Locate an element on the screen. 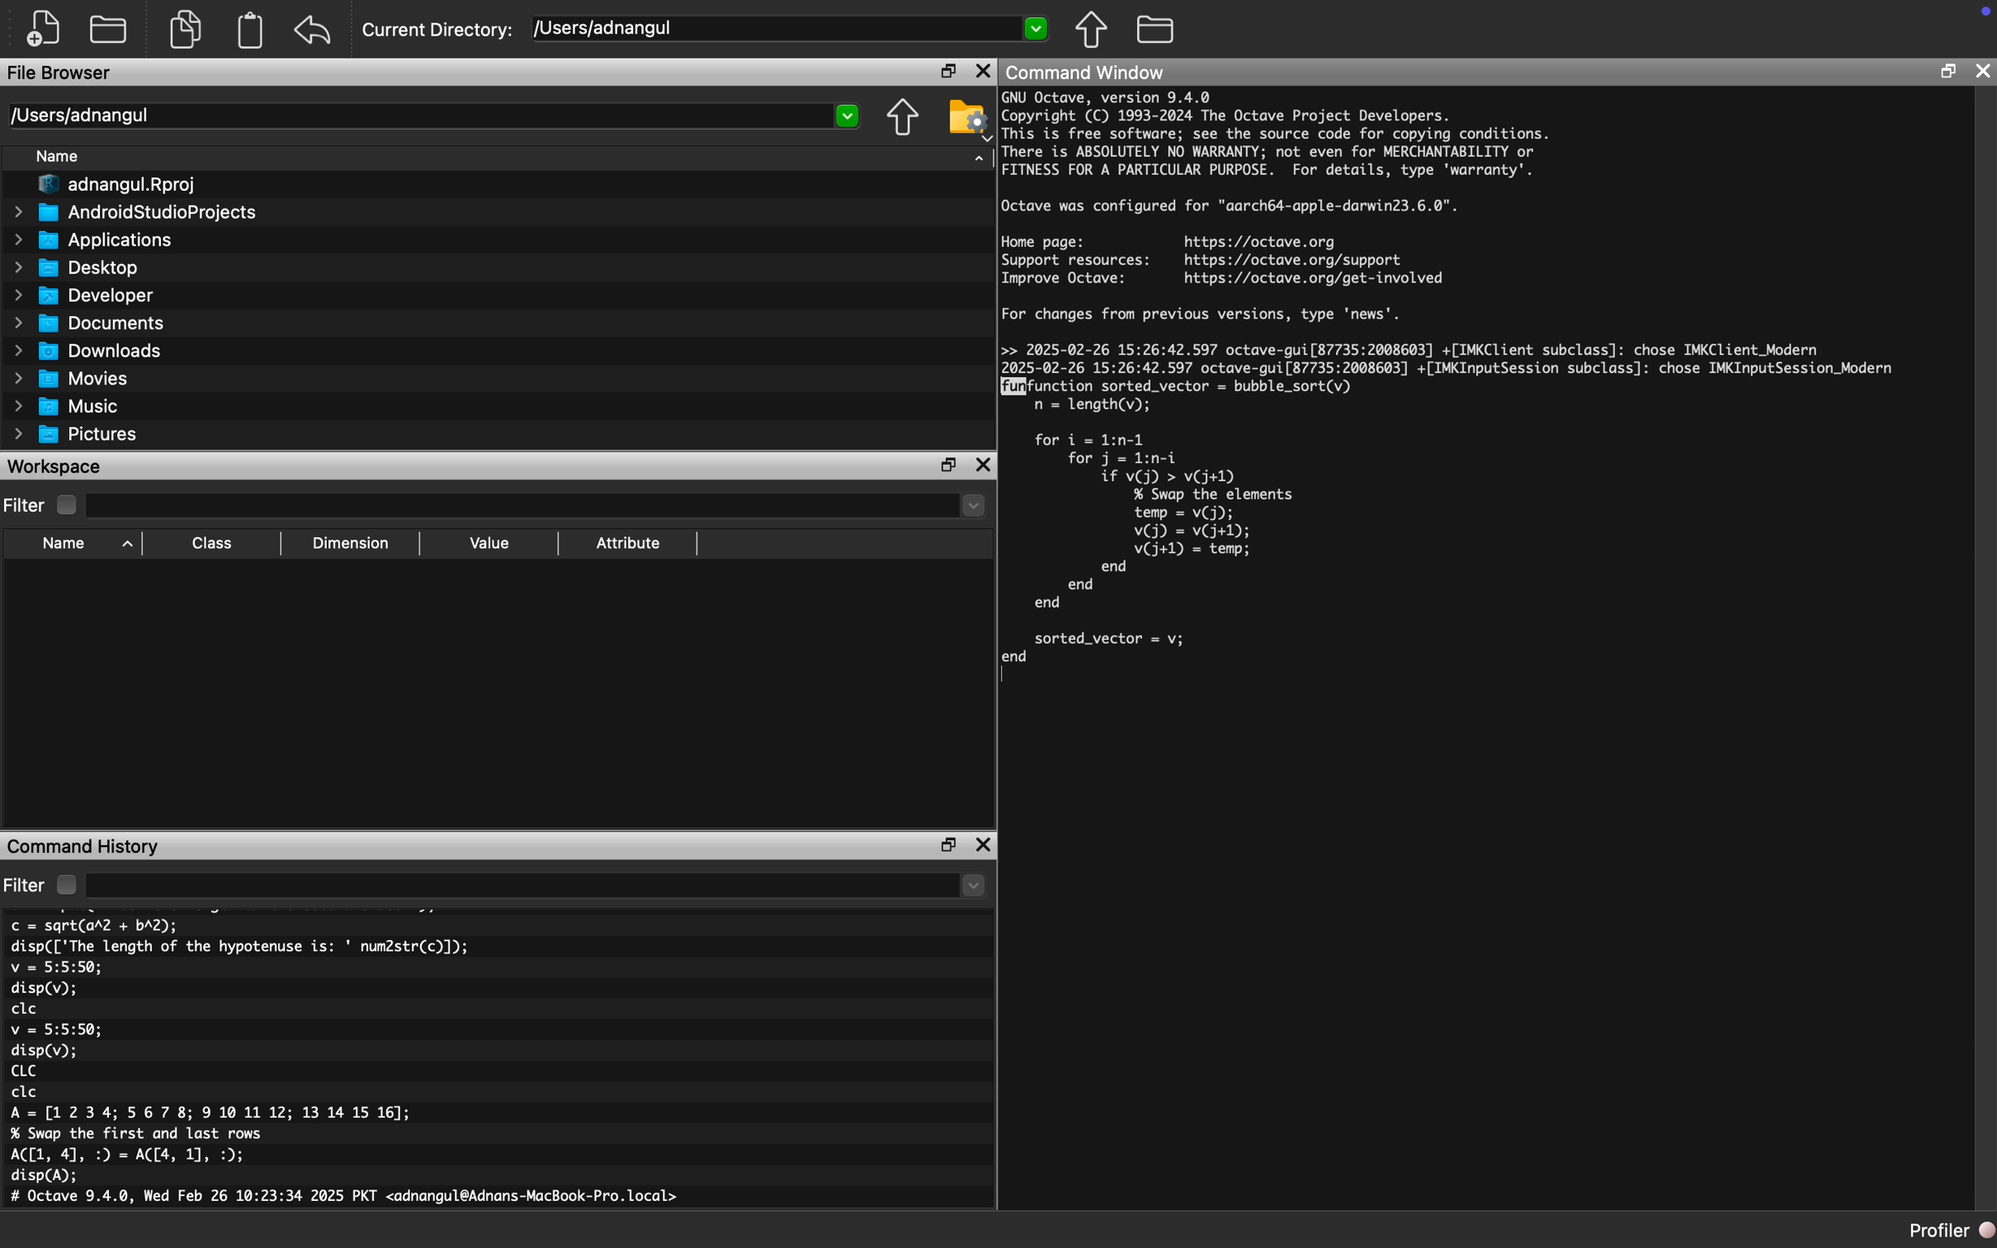 Image resolution: width=1997 pixels, height=1248 pixels. % Swap the first and last row: is located at coordinates (139, 1134).